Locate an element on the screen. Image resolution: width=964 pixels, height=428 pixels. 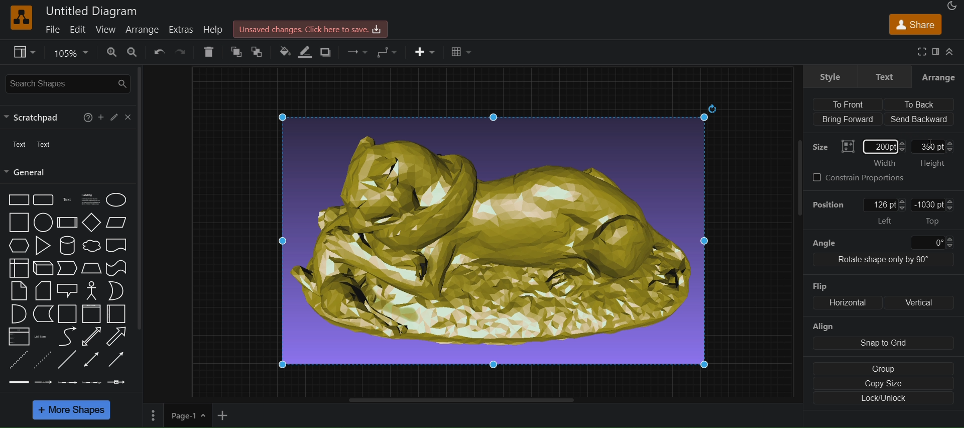
to front is located at coordinates (232, 52).